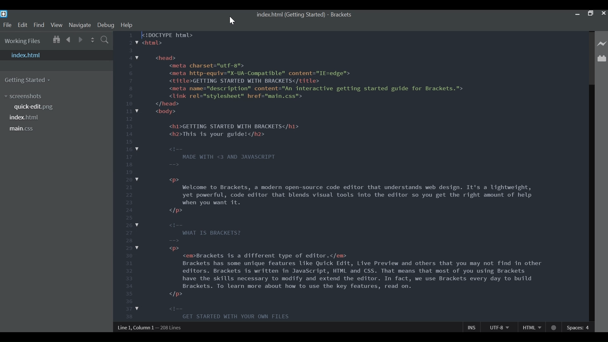 This screenshot has height=342, width=608. I want to click on Close, so click(604, 13).